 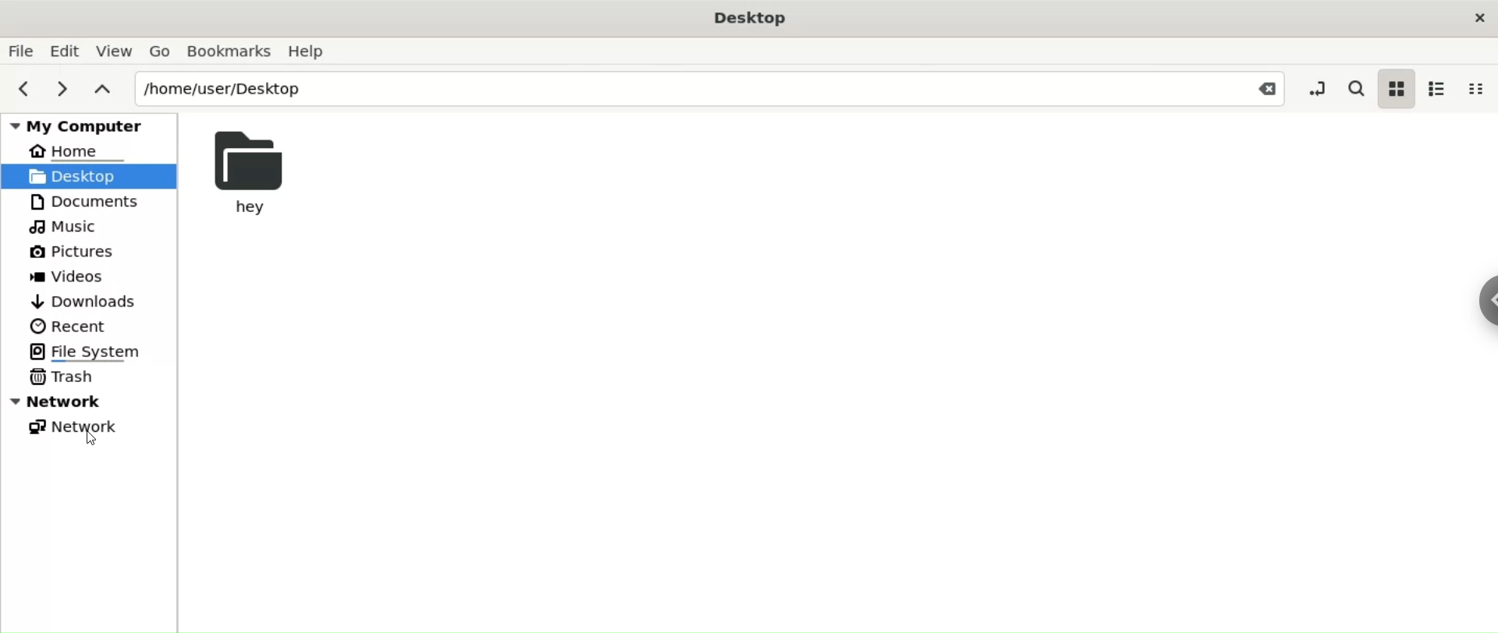 What do you see at coordinates (230, 51) in the screenshot?
I see `Bookamarks` at bounding box center [230, 51].